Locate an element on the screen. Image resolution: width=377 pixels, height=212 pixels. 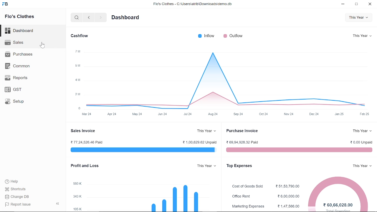
close is located at coordinates (369, 4).